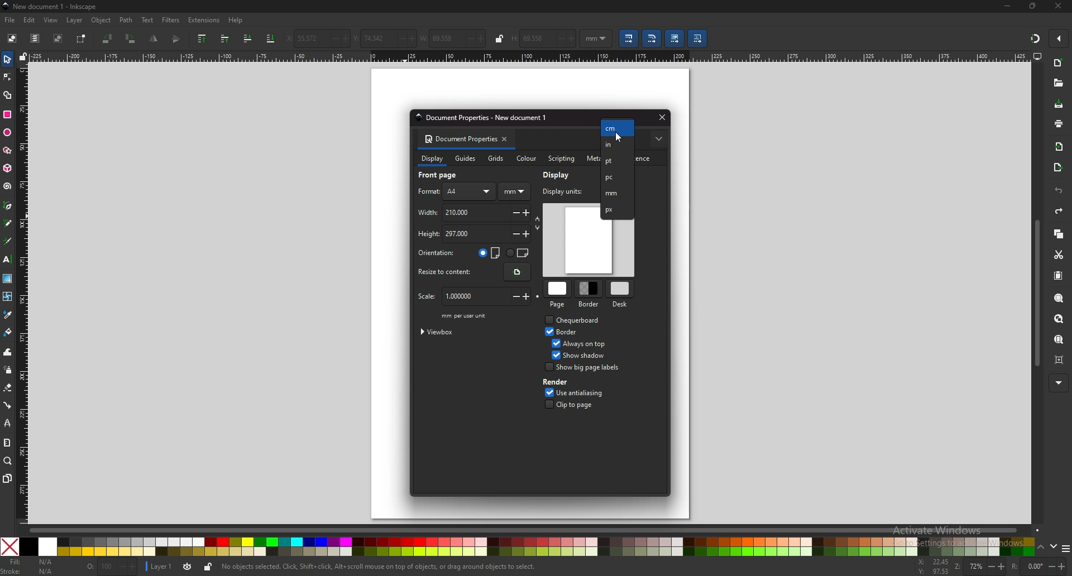 The height and width of the screenshot is (576, 1072). Describe the element at coordinates (52, 20) in the screenshot. I see `view` at that location.